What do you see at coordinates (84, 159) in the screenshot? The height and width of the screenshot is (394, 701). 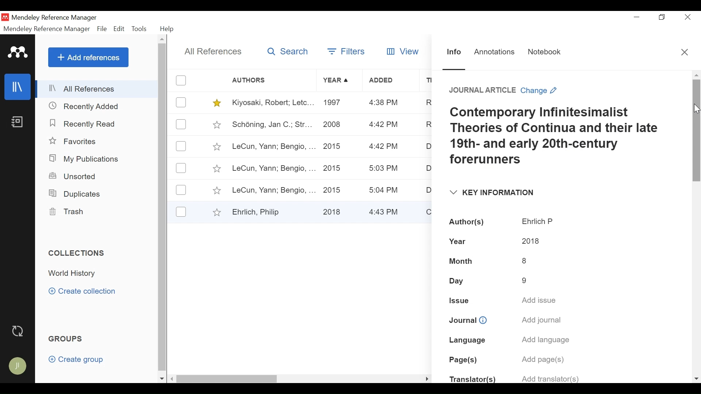 I see `My Publications` at bounding box center [84, 159].